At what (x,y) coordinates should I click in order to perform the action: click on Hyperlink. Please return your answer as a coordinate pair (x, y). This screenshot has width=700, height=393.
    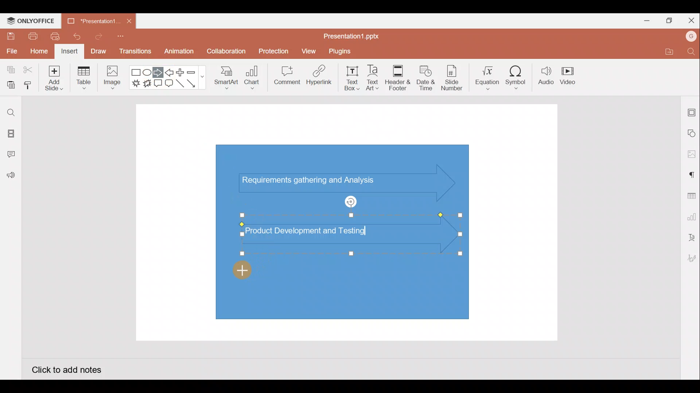
    Looking at the image, I should click on (317, 76).